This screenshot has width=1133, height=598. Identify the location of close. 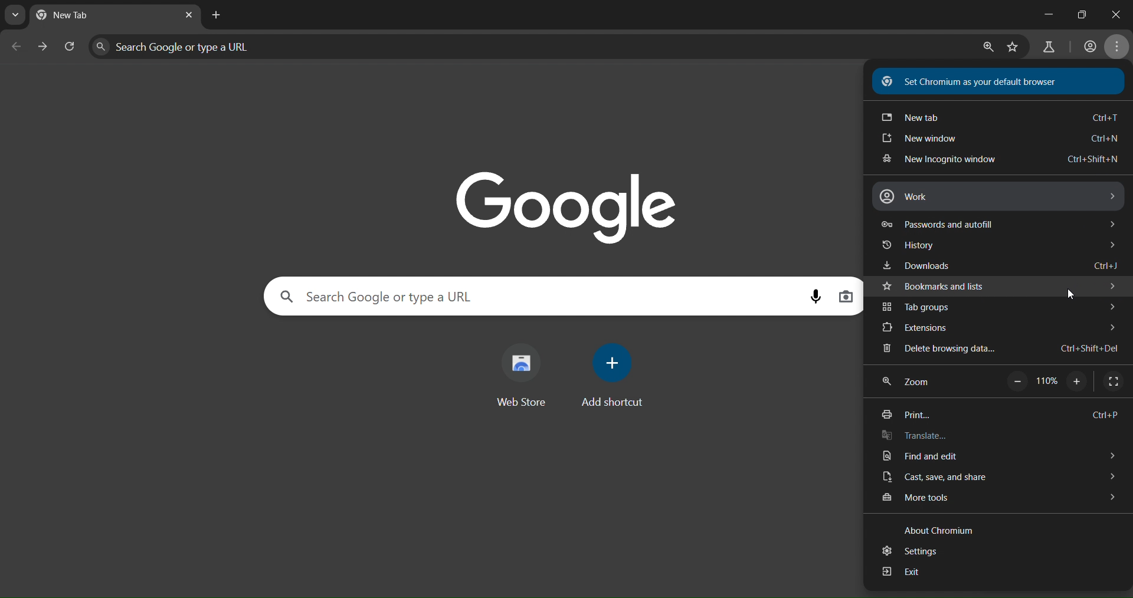
(1118, 12).